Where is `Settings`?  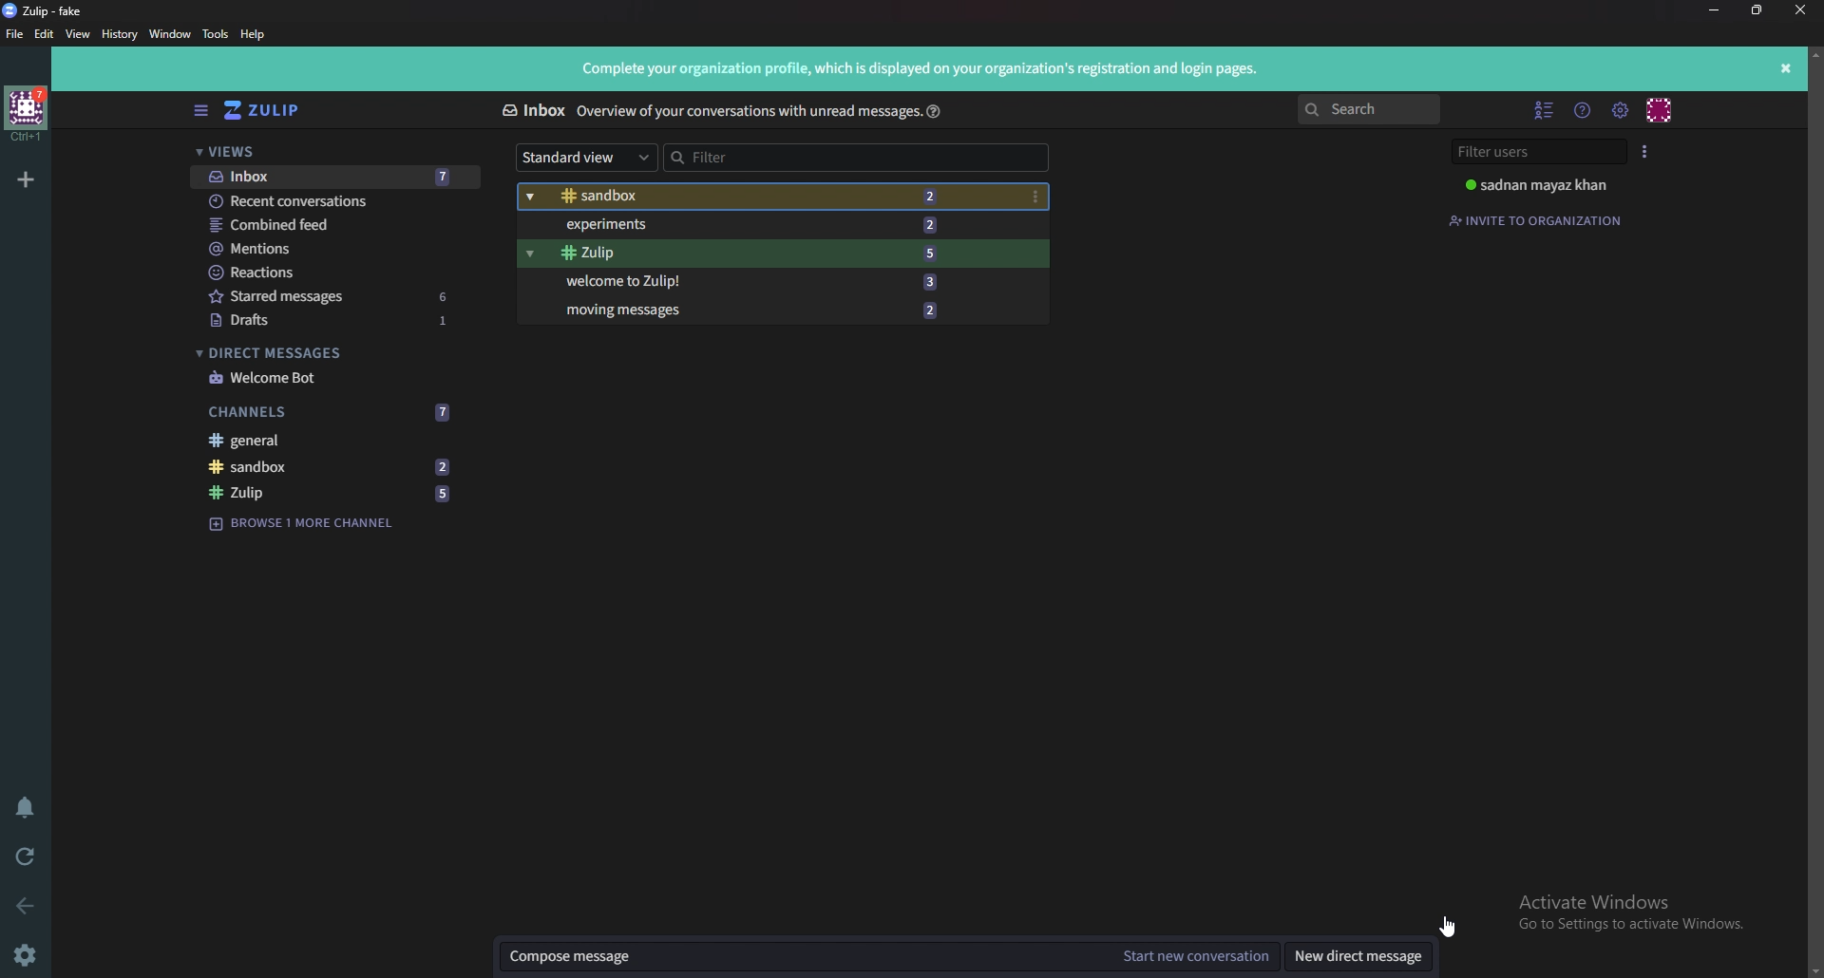
Settings is located at coordinates (28, 952).